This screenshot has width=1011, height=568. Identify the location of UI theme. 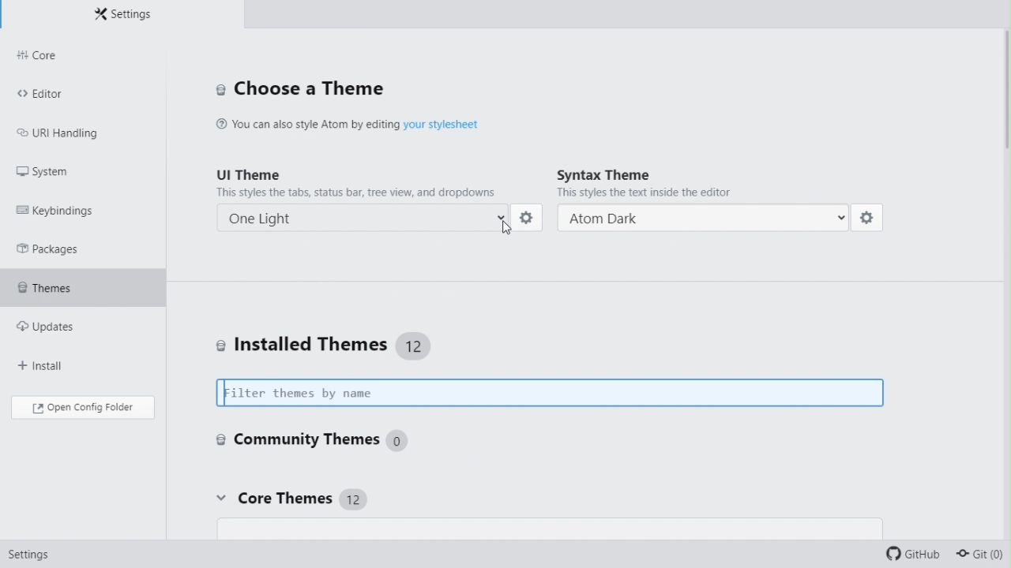
(360, 182).